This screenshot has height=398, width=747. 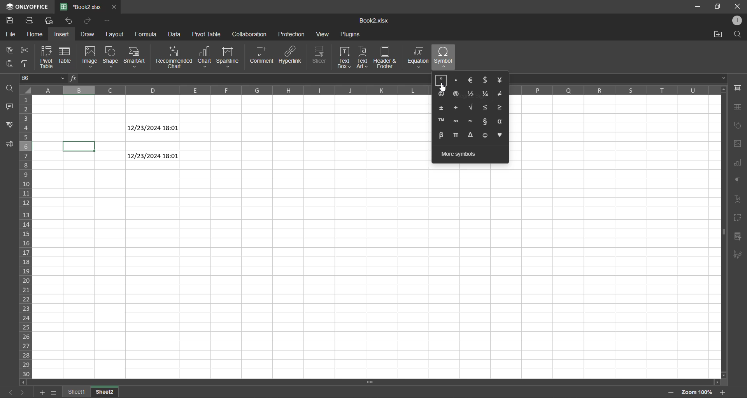 I want to click on hyperlink, so click(x=293, y=55).